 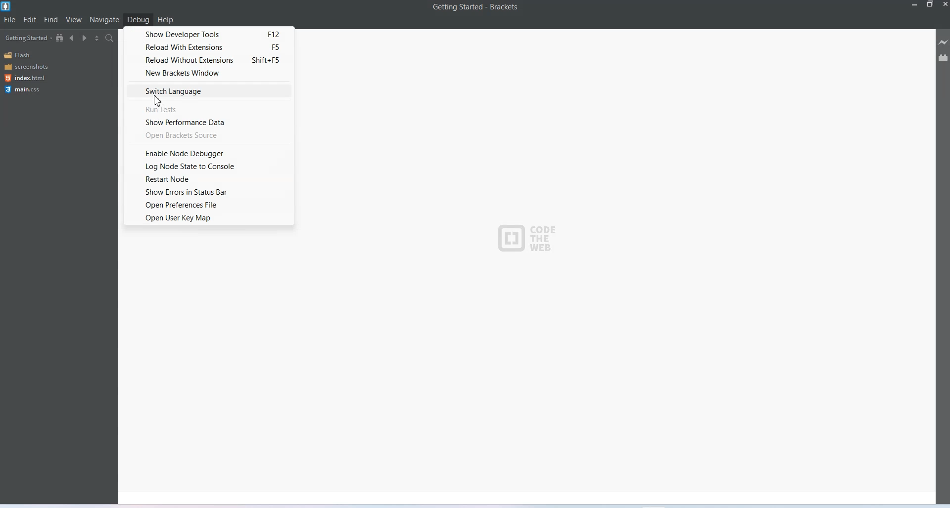 I want to click on view, so click(x=74, y=19).